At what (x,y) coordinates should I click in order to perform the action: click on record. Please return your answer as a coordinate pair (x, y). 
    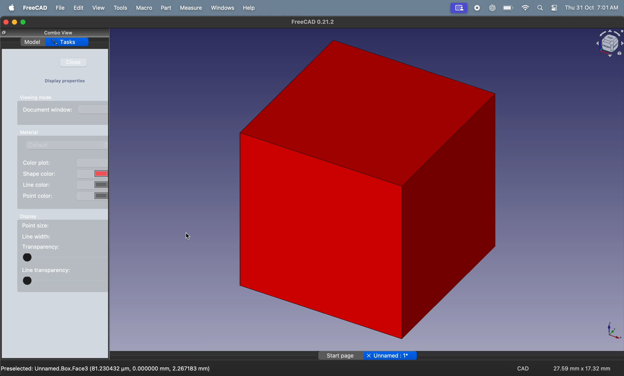
    Looking at the image, I should click on (477, 8).